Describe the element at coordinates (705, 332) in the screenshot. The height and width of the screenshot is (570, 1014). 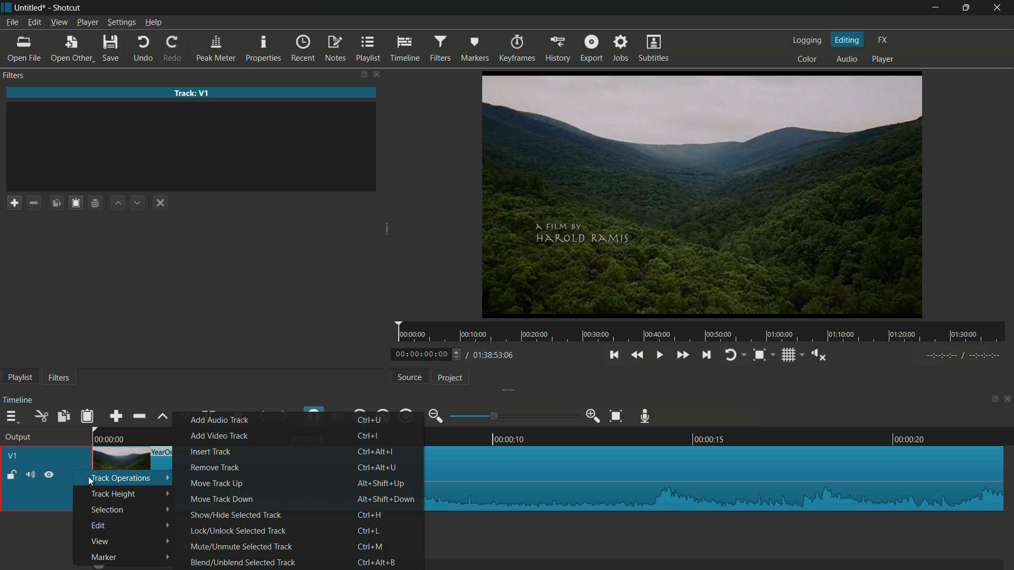
I see `time` at that location.